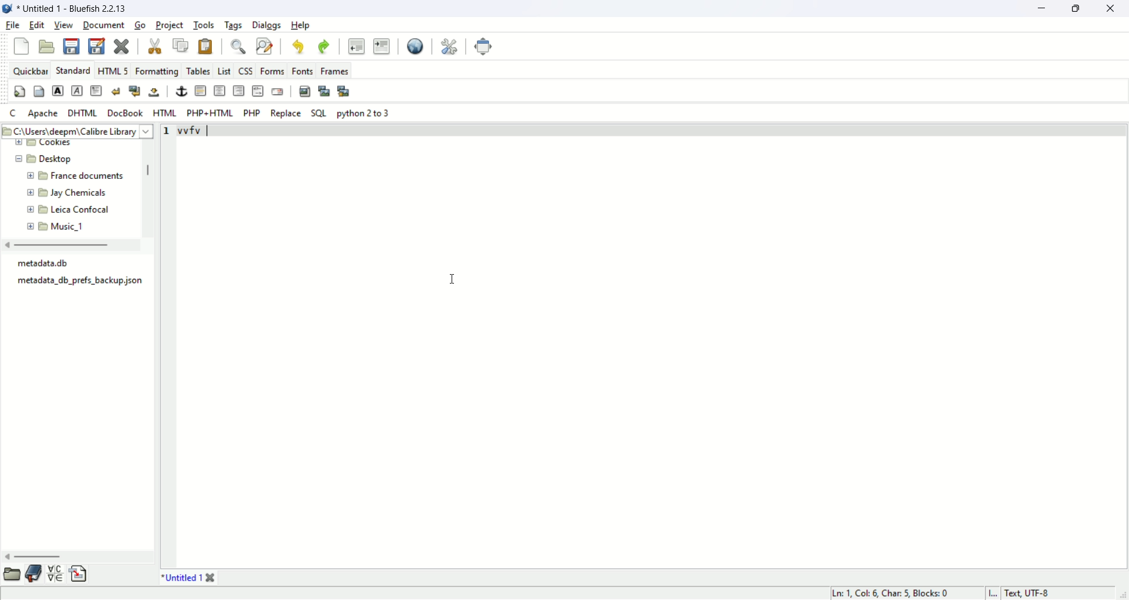  What do you see at coordinates (149, 188) in the screenshot?
I see `scroll bar` at bounding box center [149, 188].